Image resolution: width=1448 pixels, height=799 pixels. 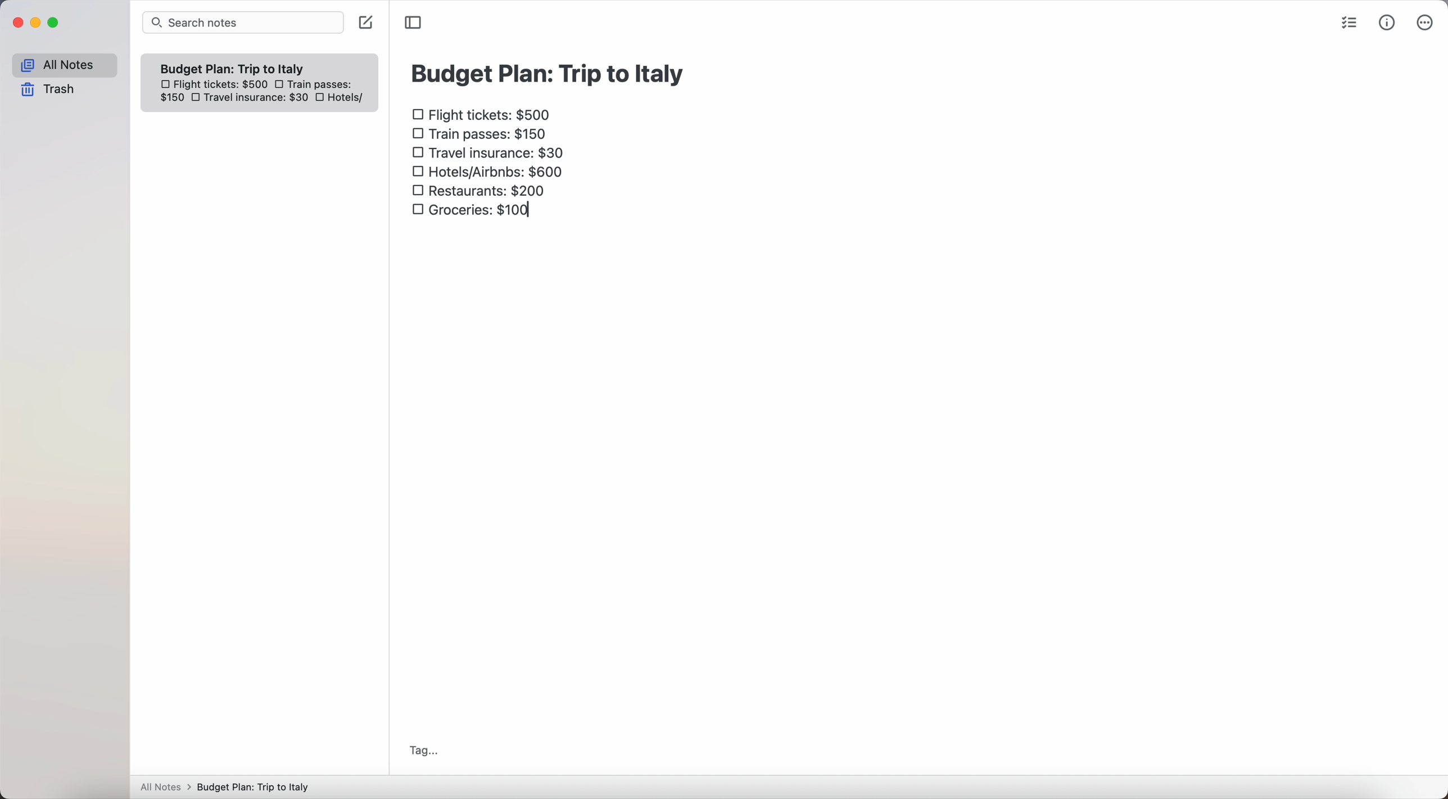 What do you see at coordinates (490, 152) in the screenshot?
I see `travel insurance: $30 checkbox` at bounding box center [490, 152].